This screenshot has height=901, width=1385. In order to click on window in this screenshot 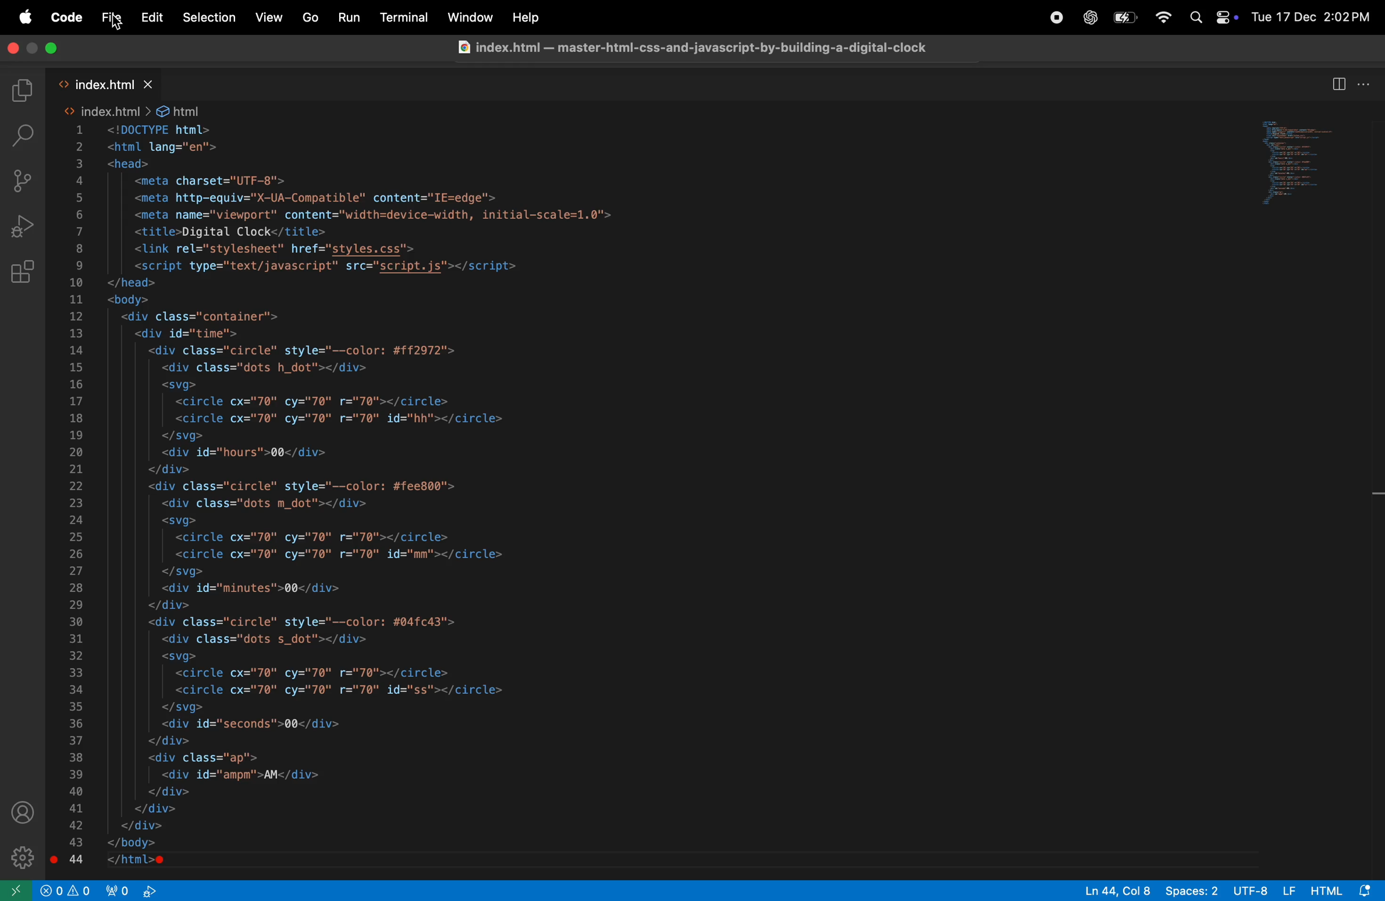, I will do `click(468, 17)`.